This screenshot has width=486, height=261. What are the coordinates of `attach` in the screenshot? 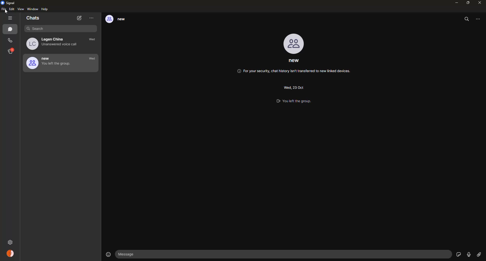 It's located at (479, 255).